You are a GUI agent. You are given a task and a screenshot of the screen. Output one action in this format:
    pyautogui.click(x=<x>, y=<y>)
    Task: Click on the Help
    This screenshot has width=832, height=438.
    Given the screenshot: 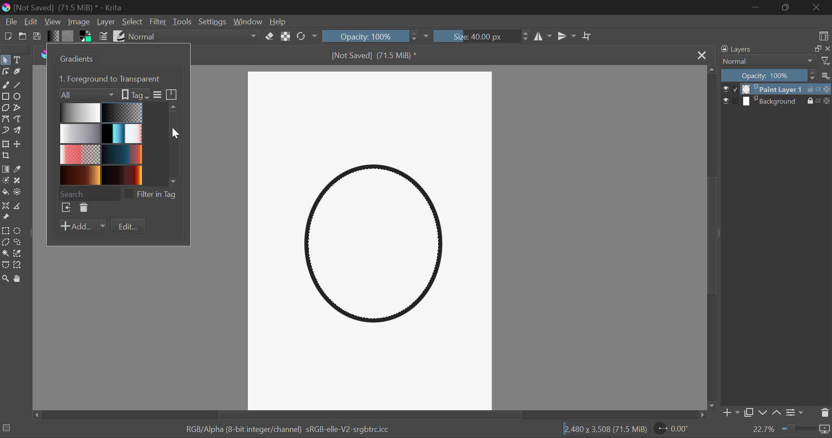 What is the action you would take?
    pyautogui.click(x=280, y=22)
    